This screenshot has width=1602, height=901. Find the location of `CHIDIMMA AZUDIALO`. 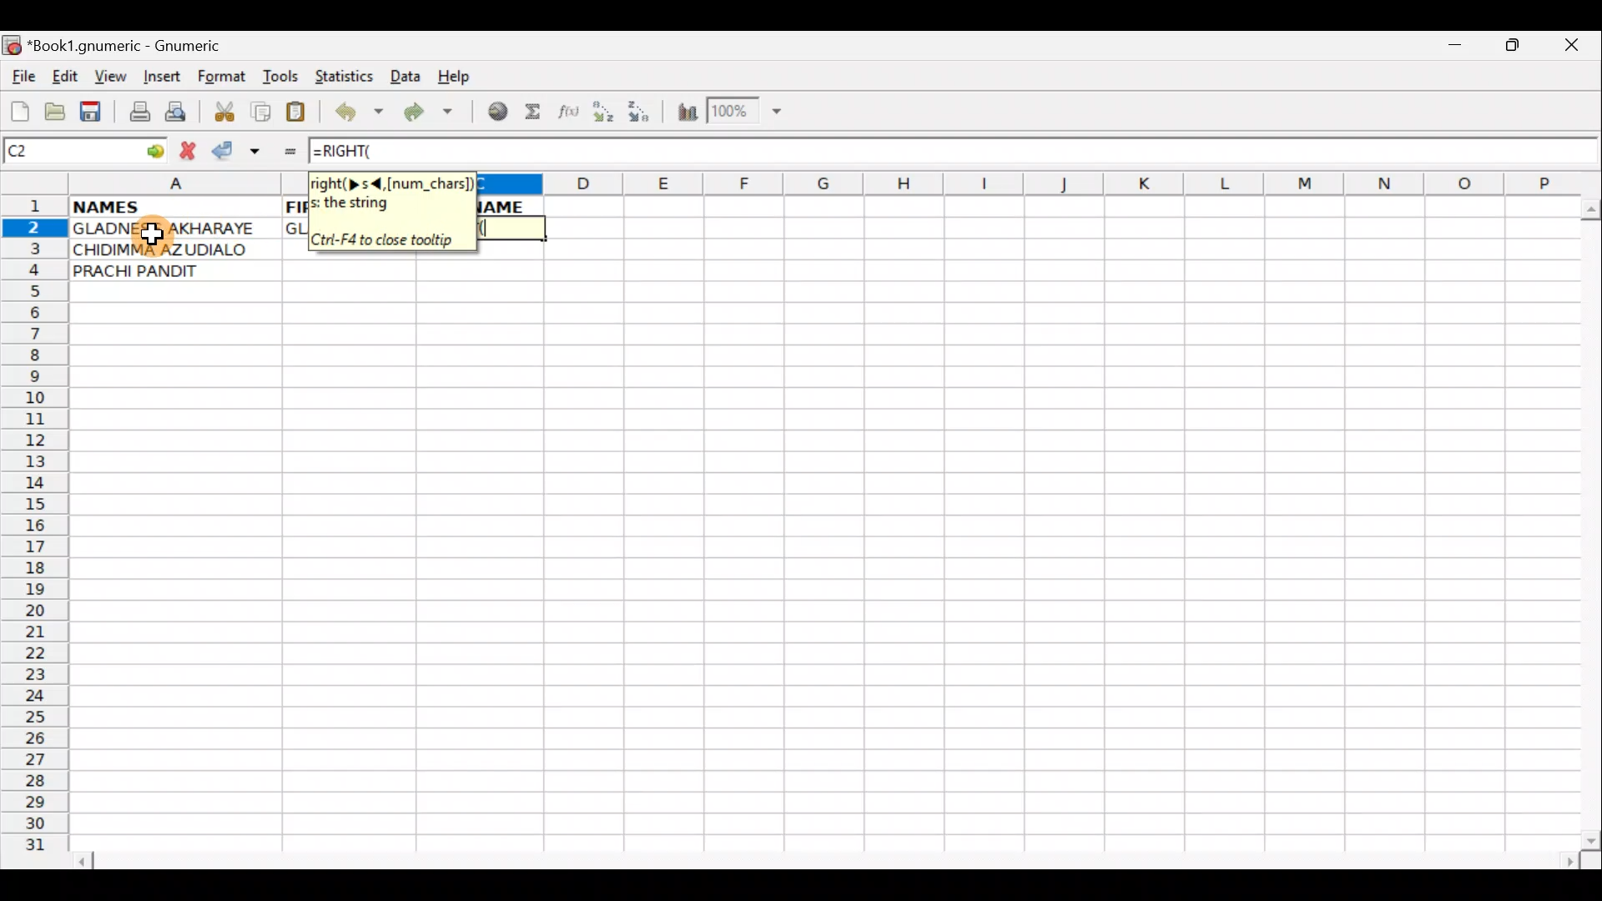

CHIDIMMA AZUDIALO is located at coordinates (165, 249).